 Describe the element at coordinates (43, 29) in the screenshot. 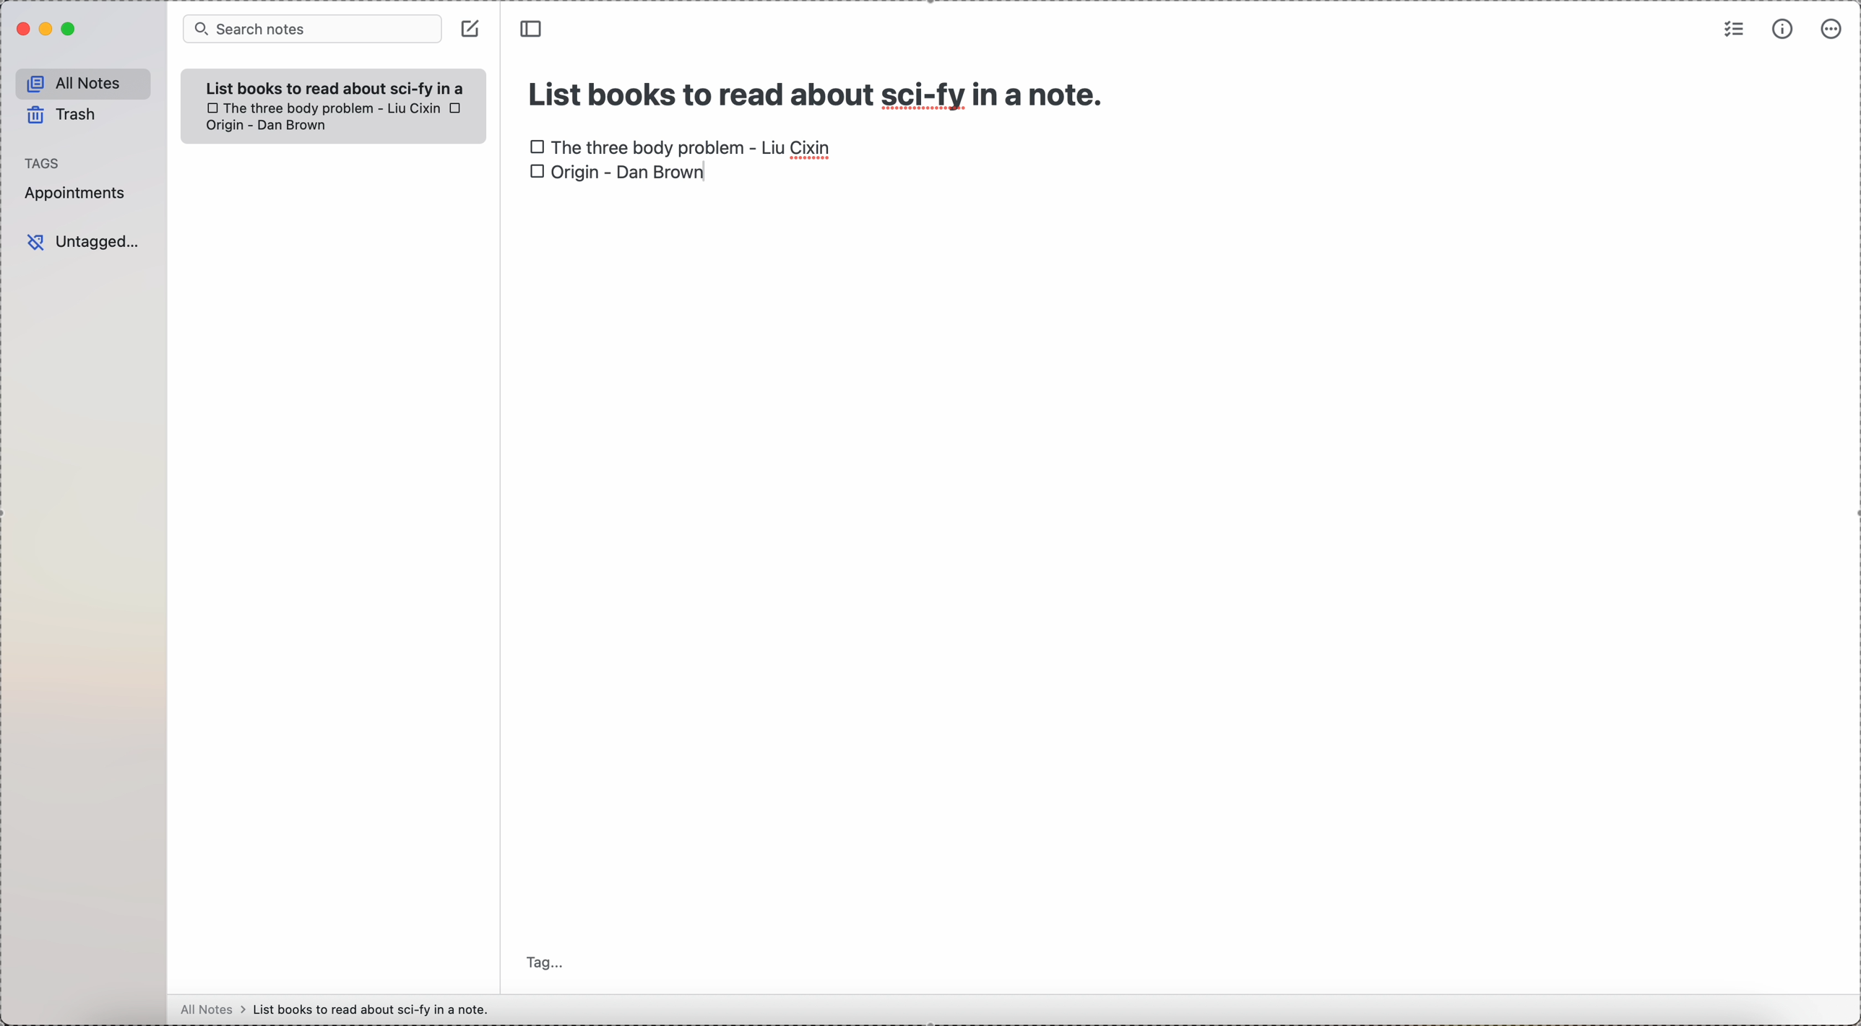

I see `minimize` at that location.